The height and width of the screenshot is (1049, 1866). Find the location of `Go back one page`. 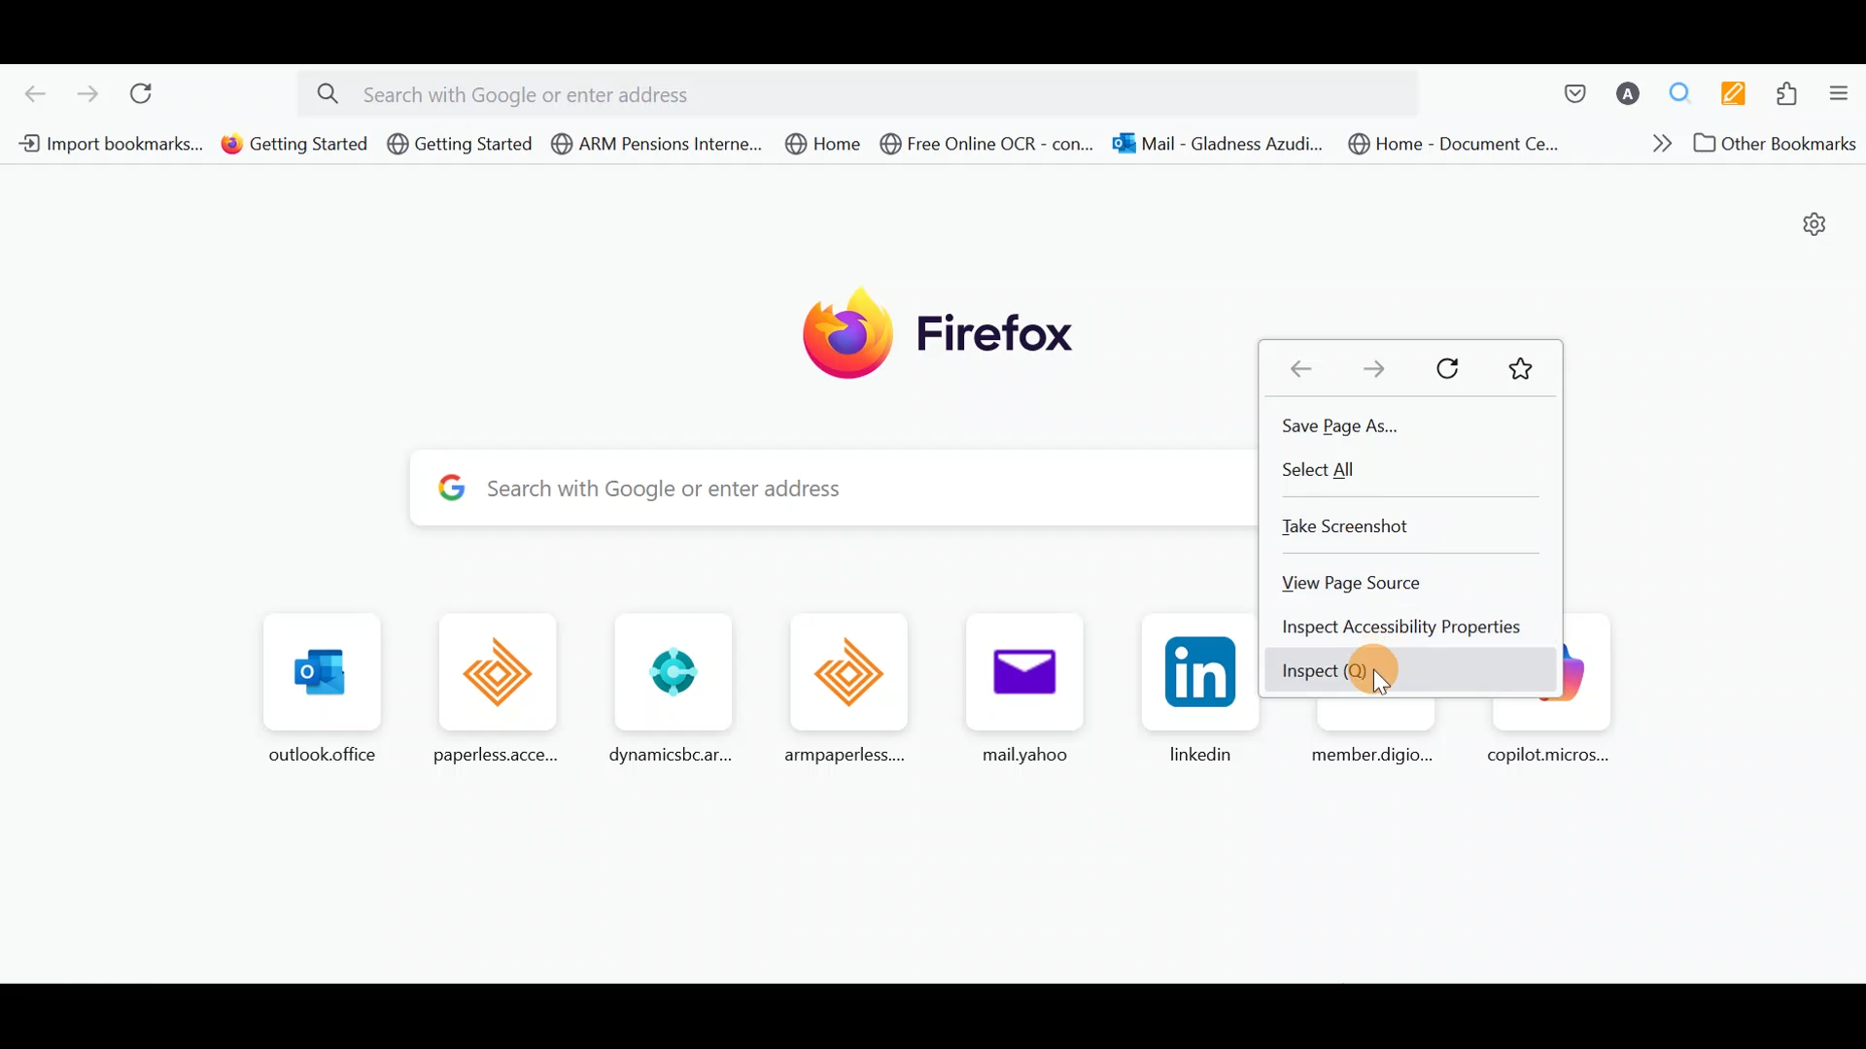

Go back one page is located at coordinates (1301, 360).